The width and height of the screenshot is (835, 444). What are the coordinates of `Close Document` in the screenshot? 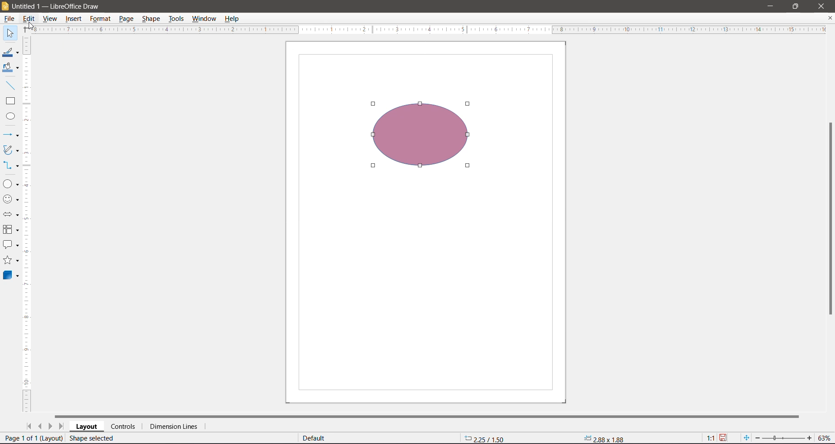 It's located at (830, 18).